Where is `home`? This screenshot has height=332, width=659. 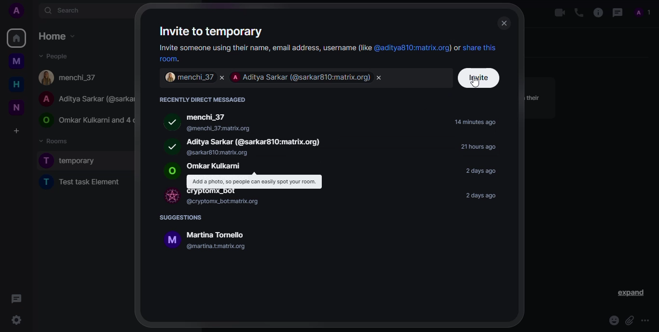 home is located at coordinates (14, 84).